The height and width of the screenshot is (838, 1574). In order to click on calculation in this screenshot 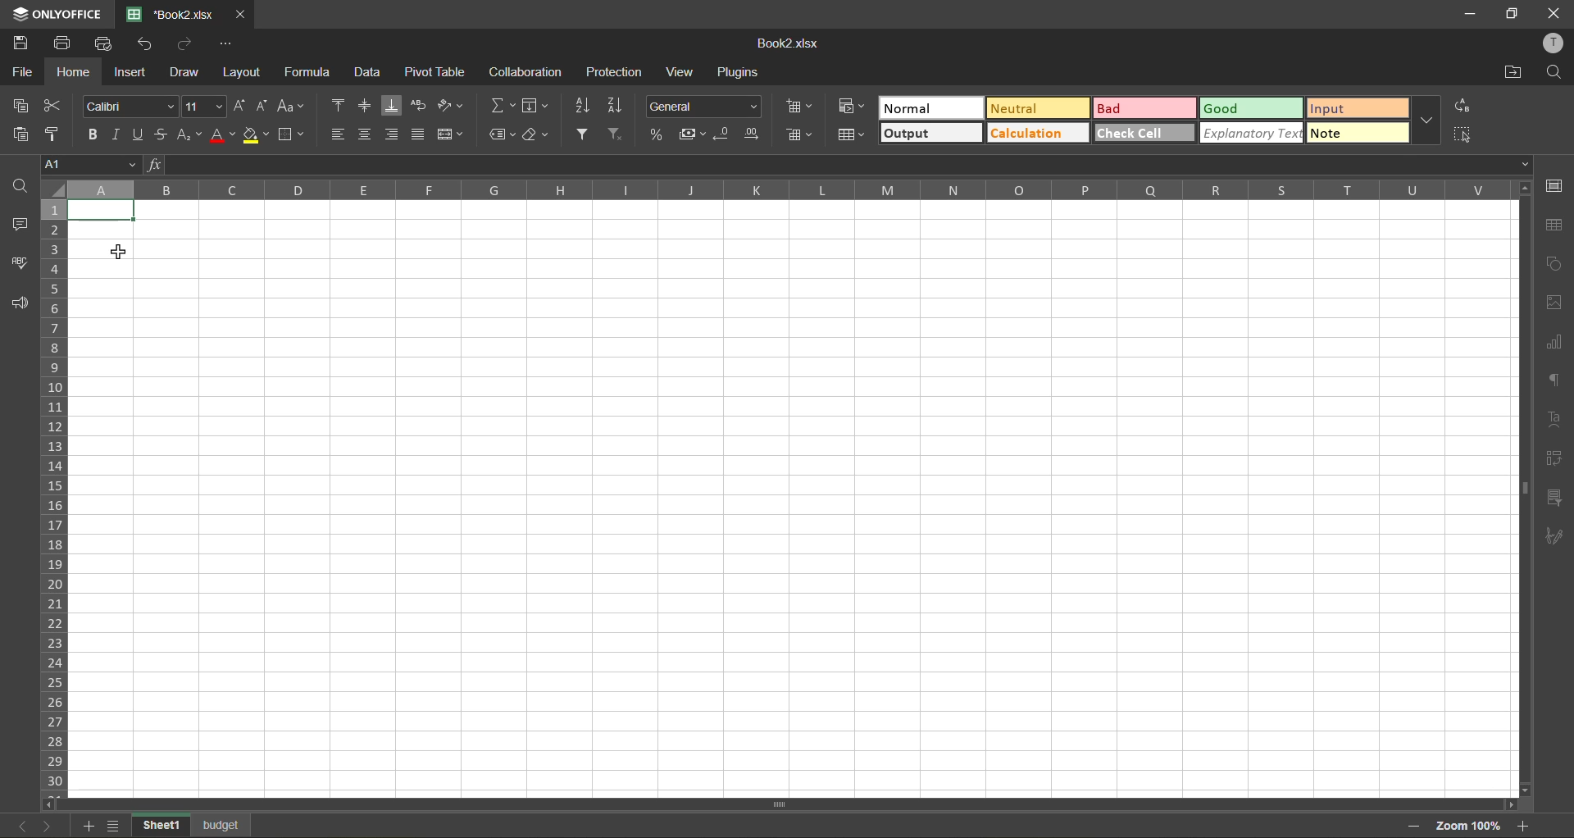, I will do `click(1036, 135)`.